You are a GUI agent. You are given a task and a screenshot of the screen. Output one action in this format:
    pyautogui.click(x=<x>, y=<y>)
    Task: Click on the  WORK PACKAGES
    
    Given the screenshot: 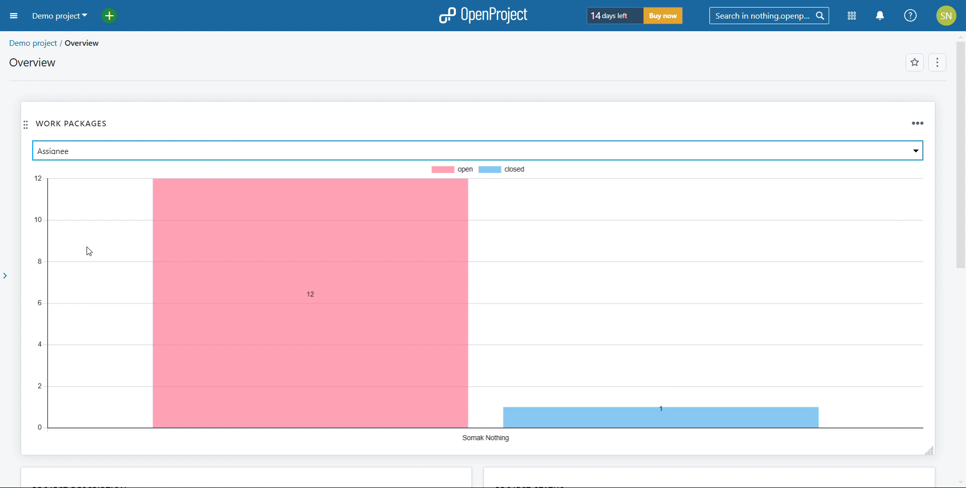 What is the action you would take?
    pyautogui.click(x=75, y=123)
    